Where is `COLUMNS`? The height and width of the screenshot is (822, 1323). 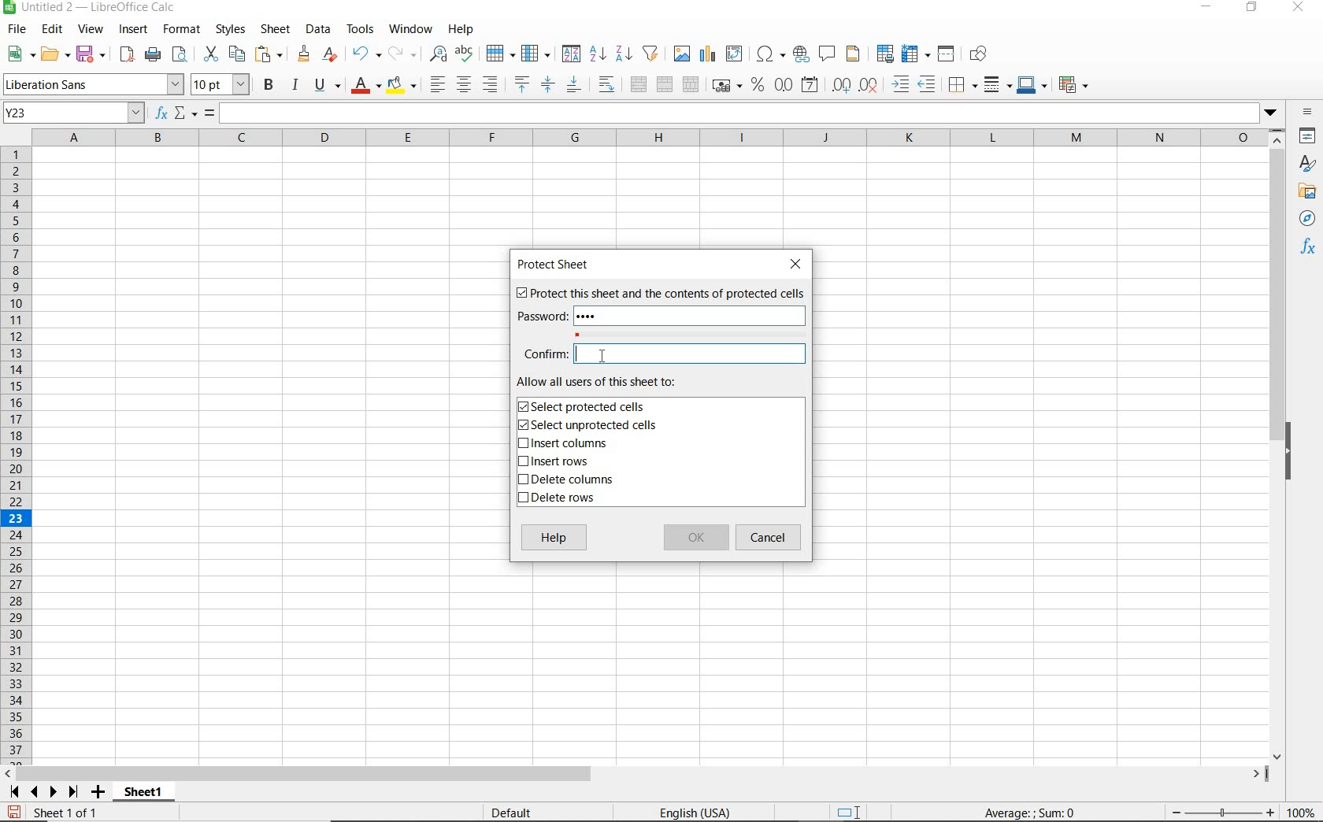 COLUMNS is located at coordinates (652, 137).